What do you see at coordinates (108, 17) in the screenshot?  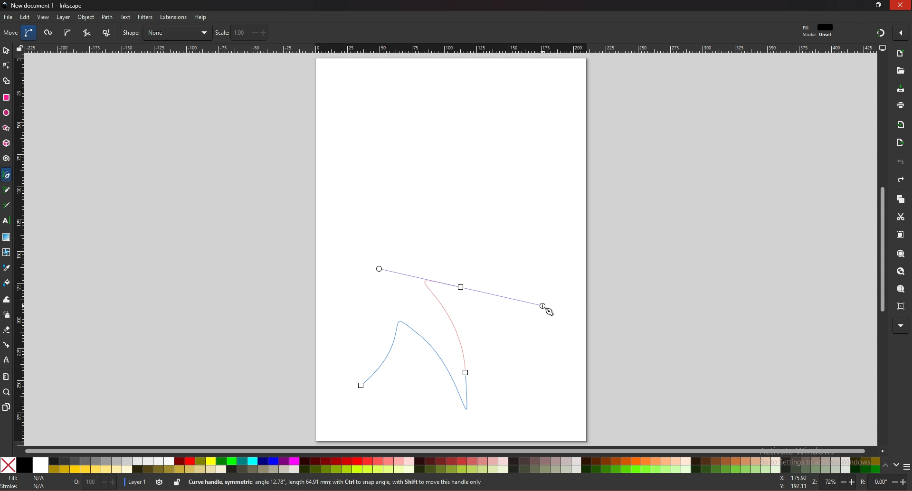 I see `path` at bounding box center [108, 17].